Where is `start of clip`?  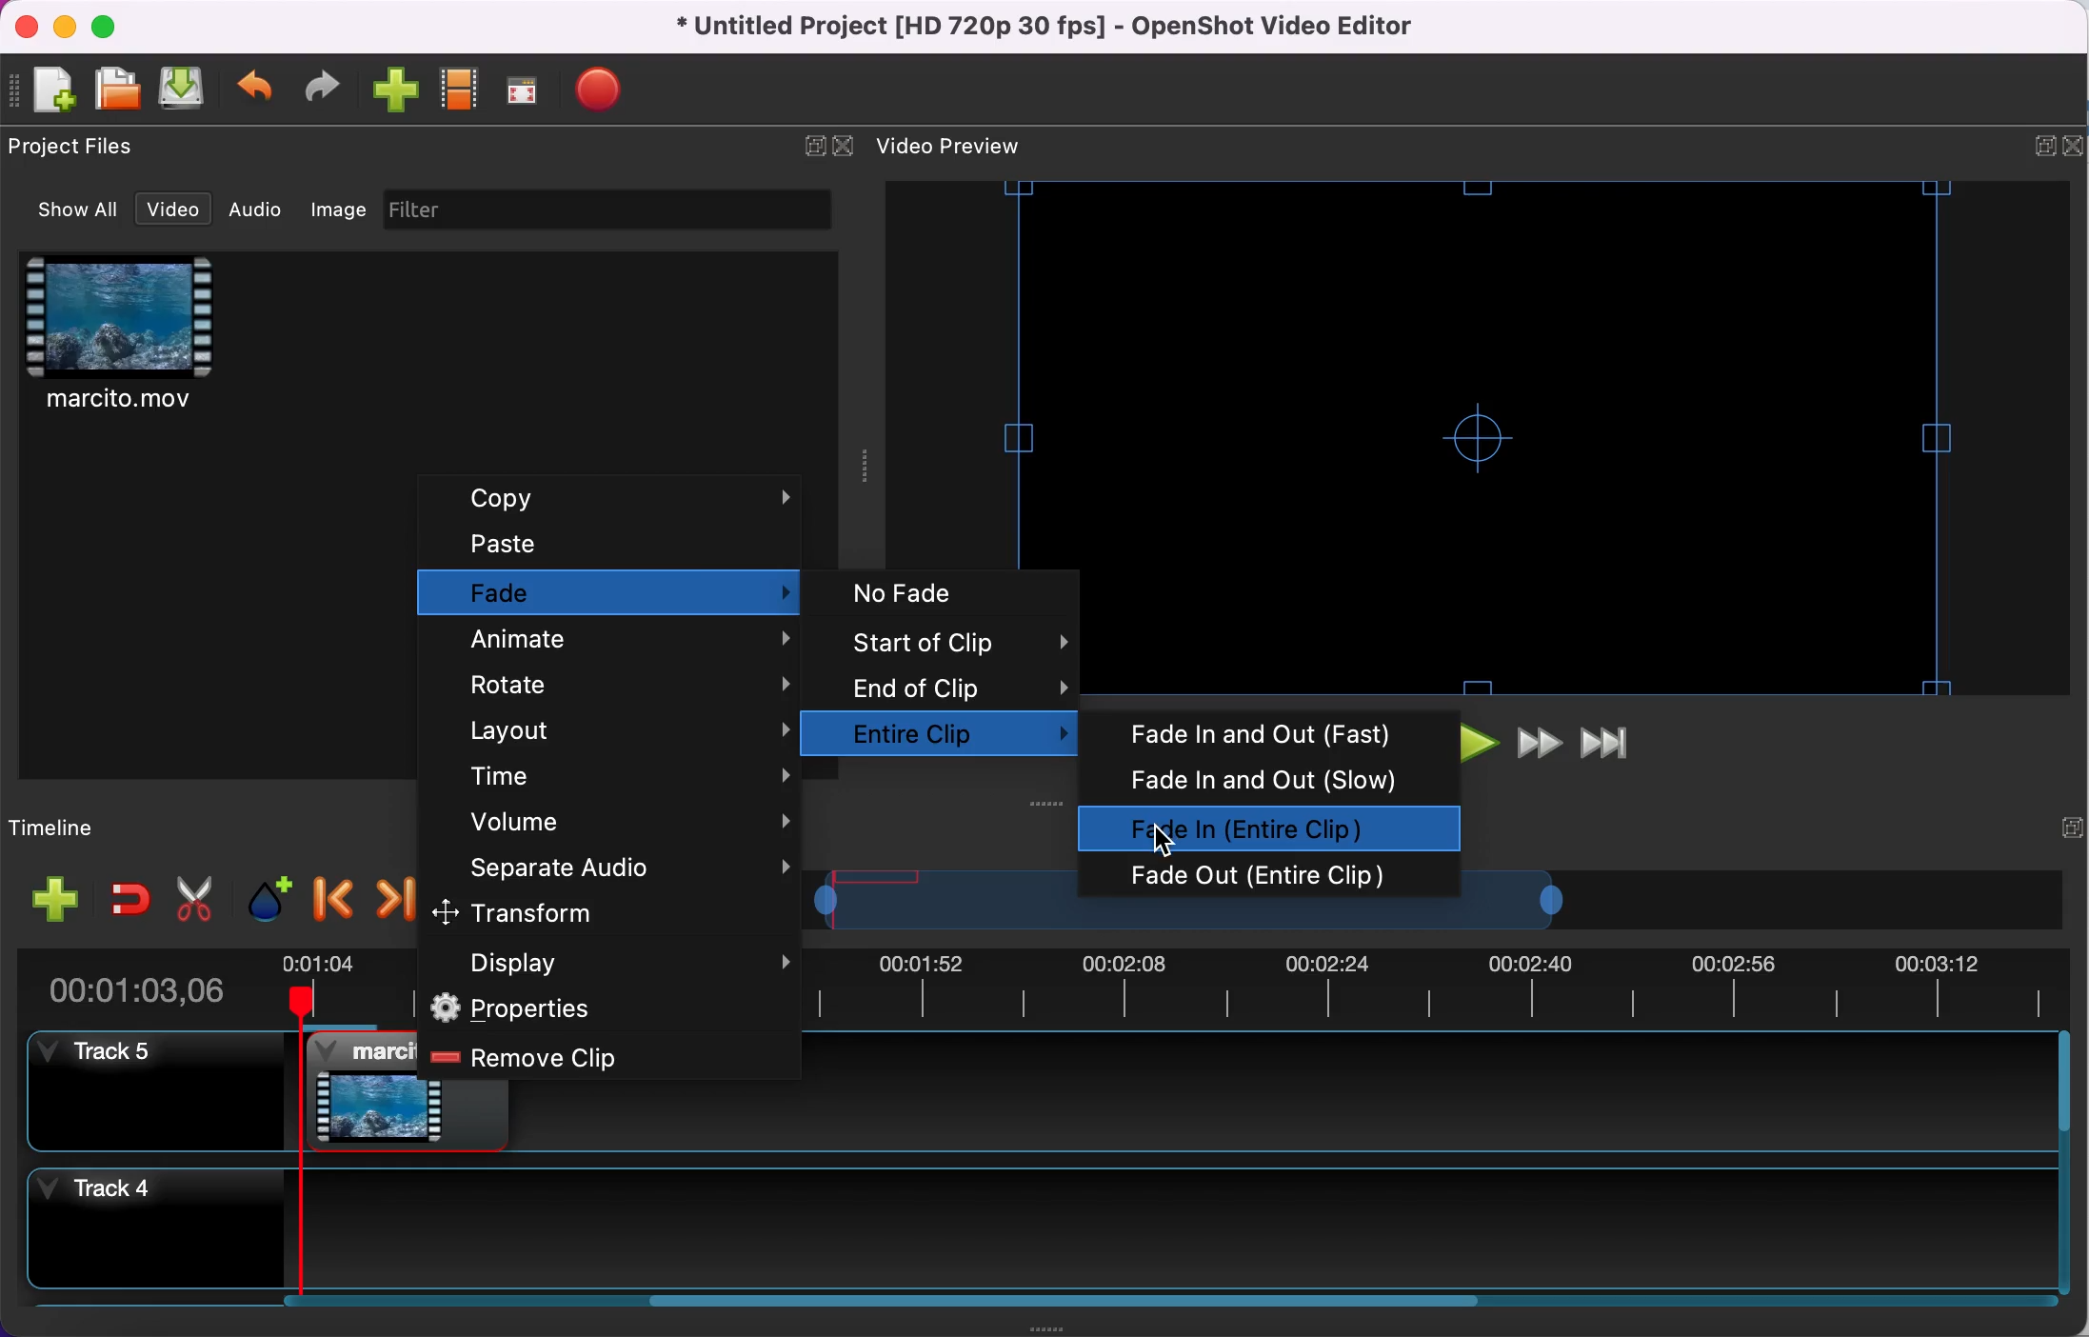
start of clip is located at coordinates (958, 640).